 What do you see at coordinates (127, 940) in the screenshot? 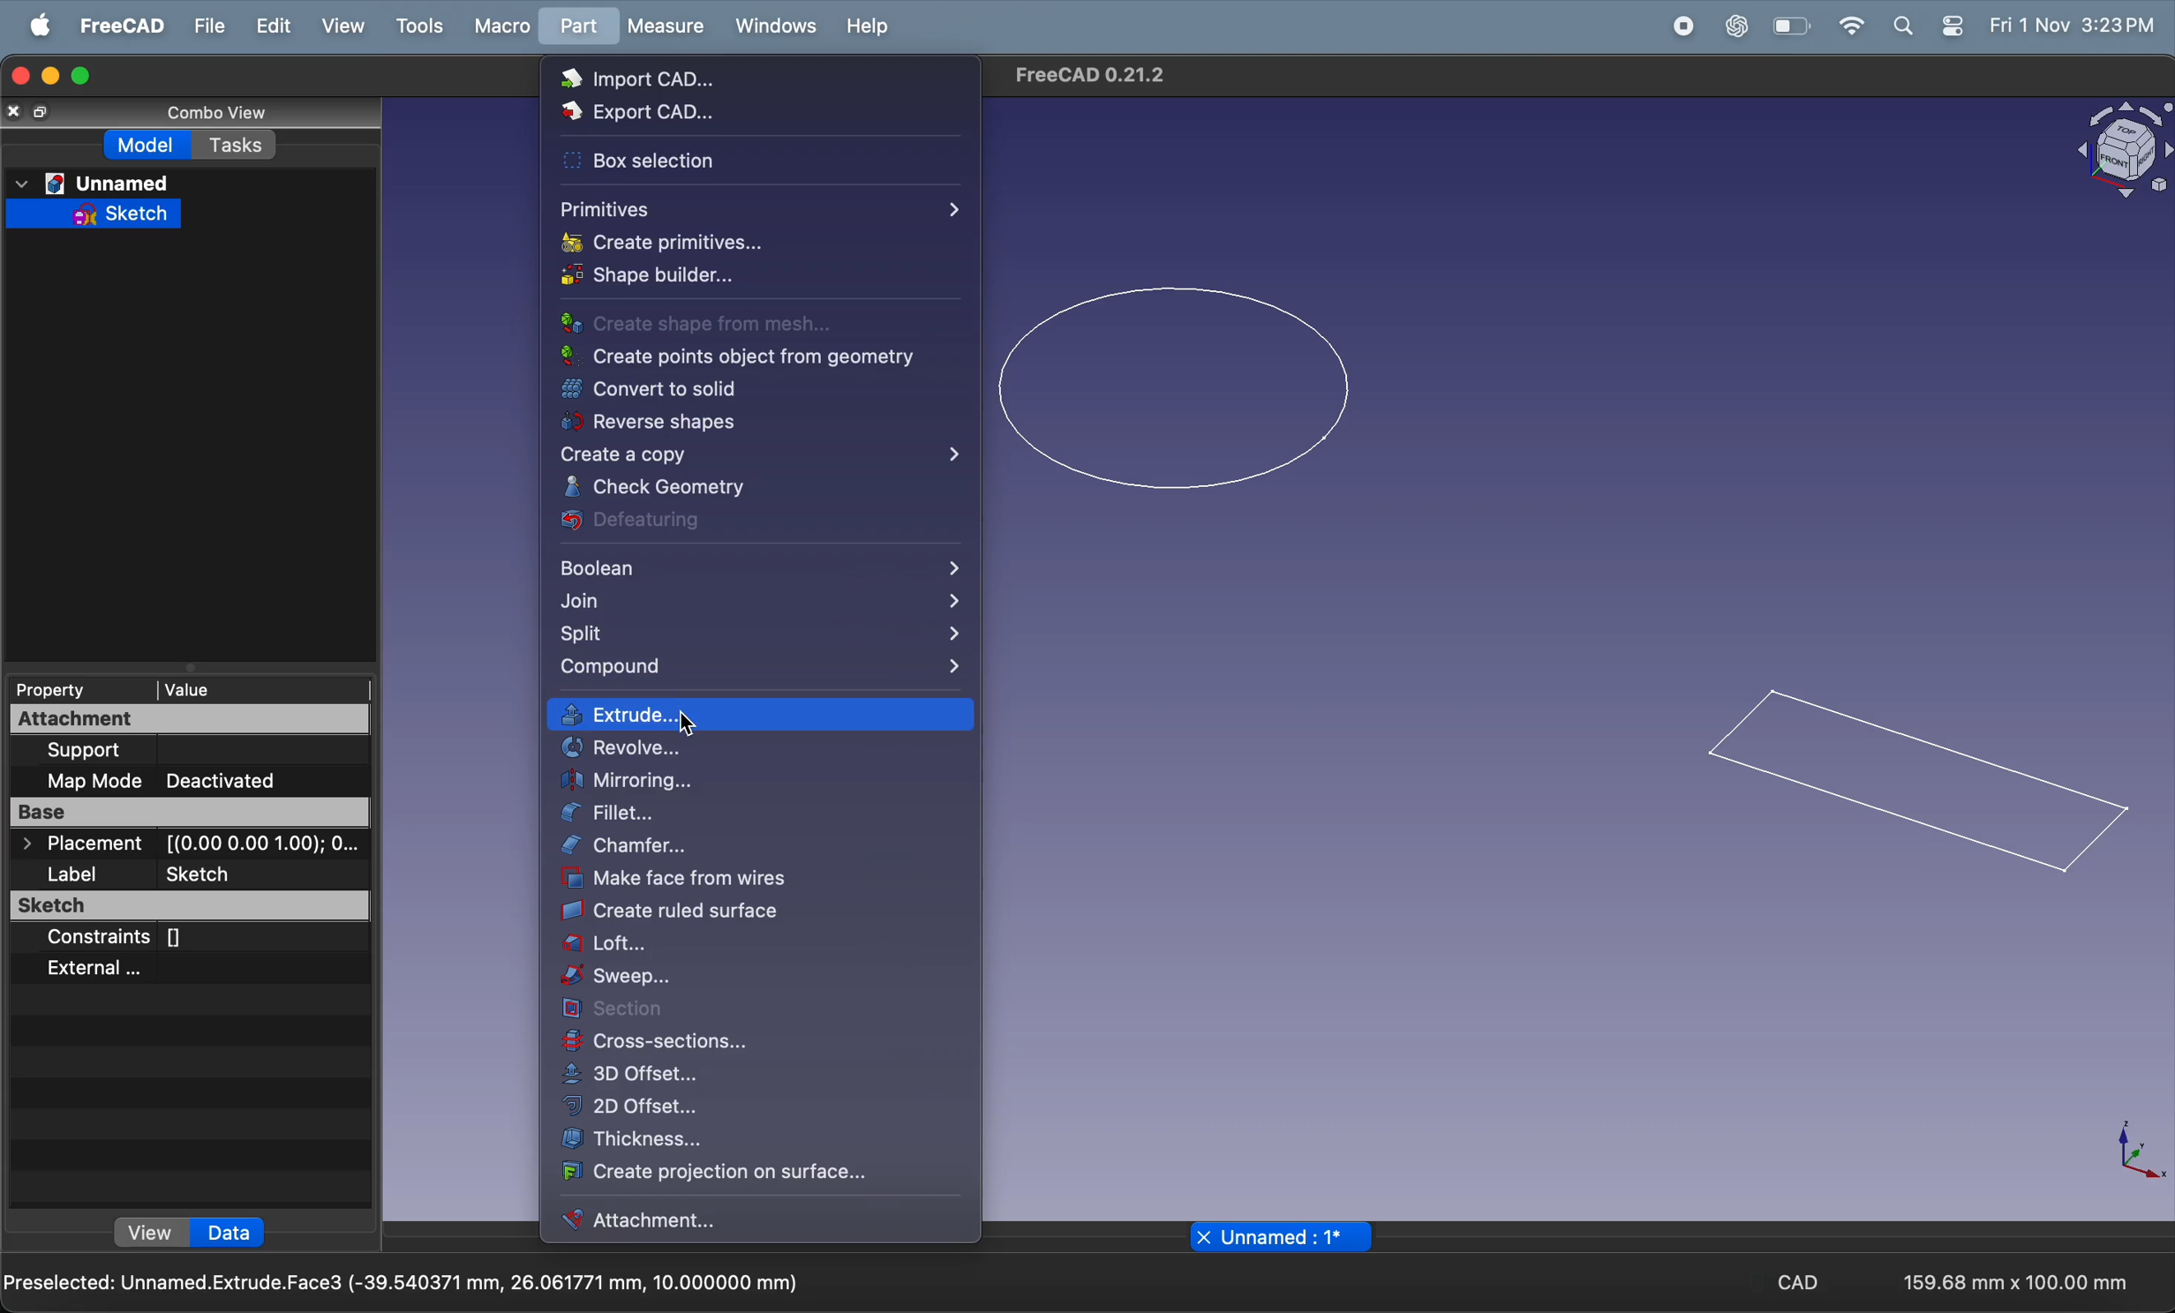
I see `Constraints []` at bounding box center [127, 940].